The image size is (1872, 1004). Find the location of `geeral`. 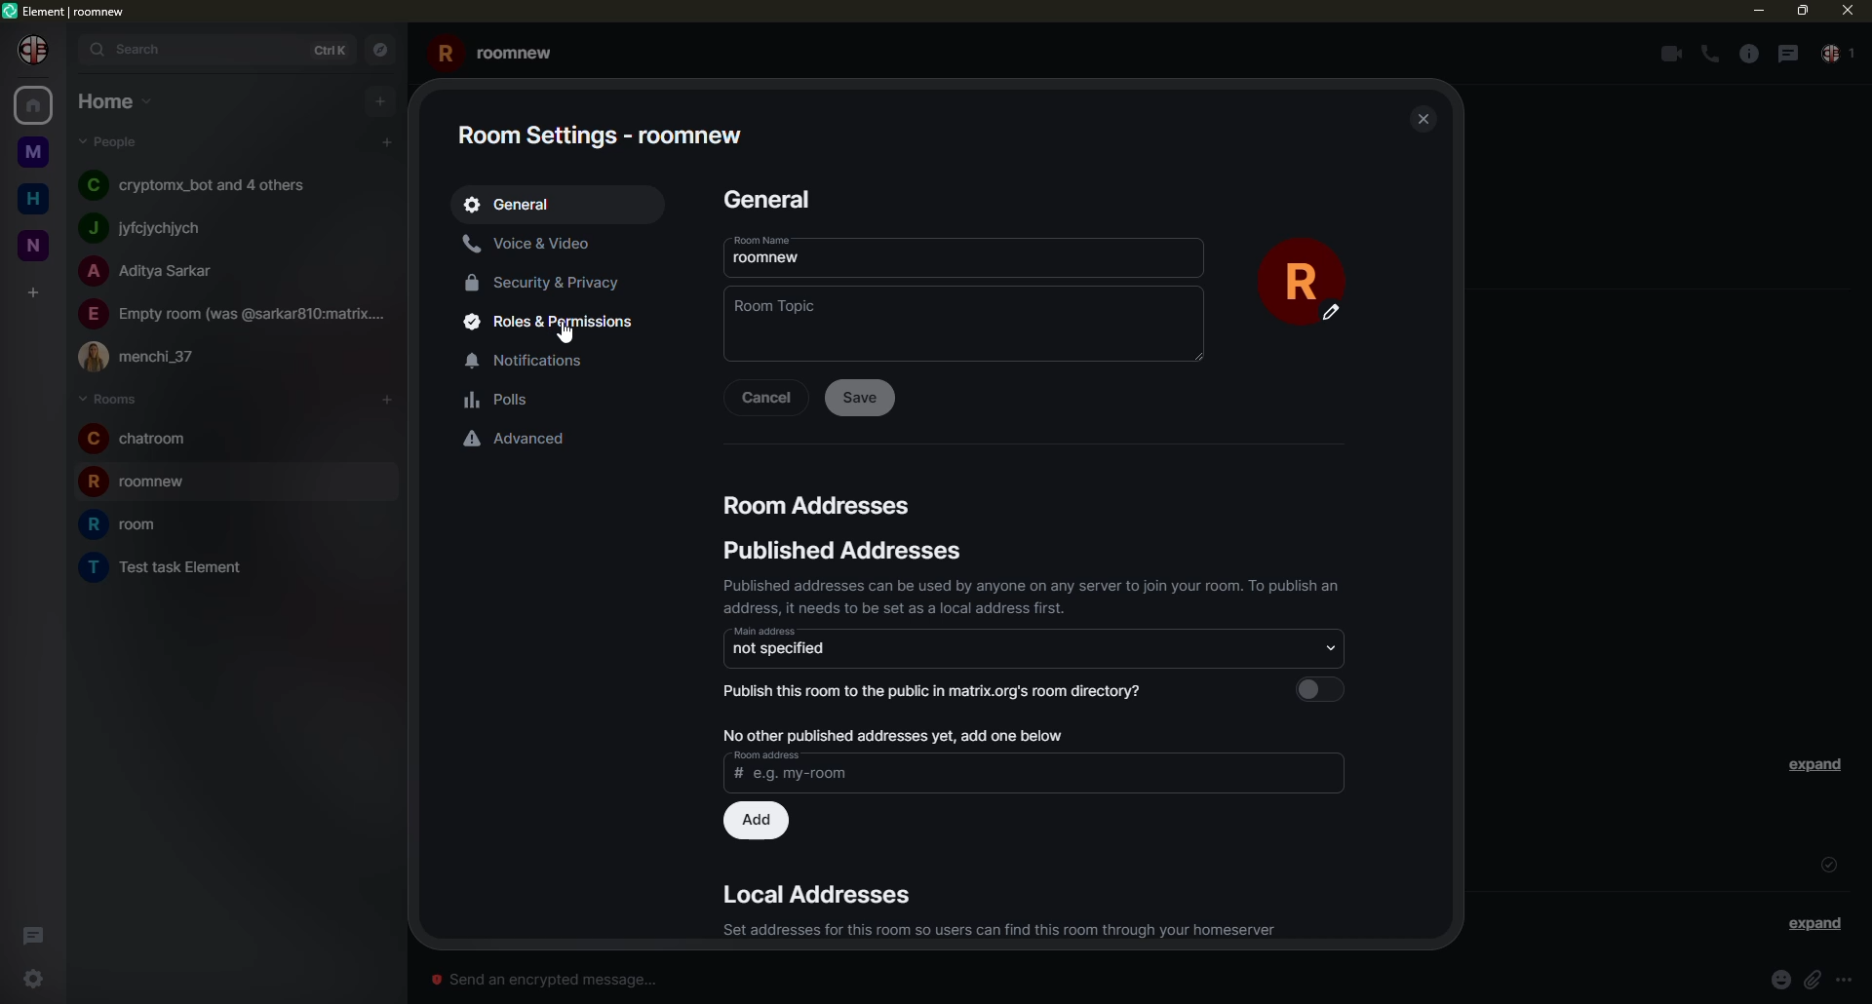

geeral is located at coordinates (510, 205).